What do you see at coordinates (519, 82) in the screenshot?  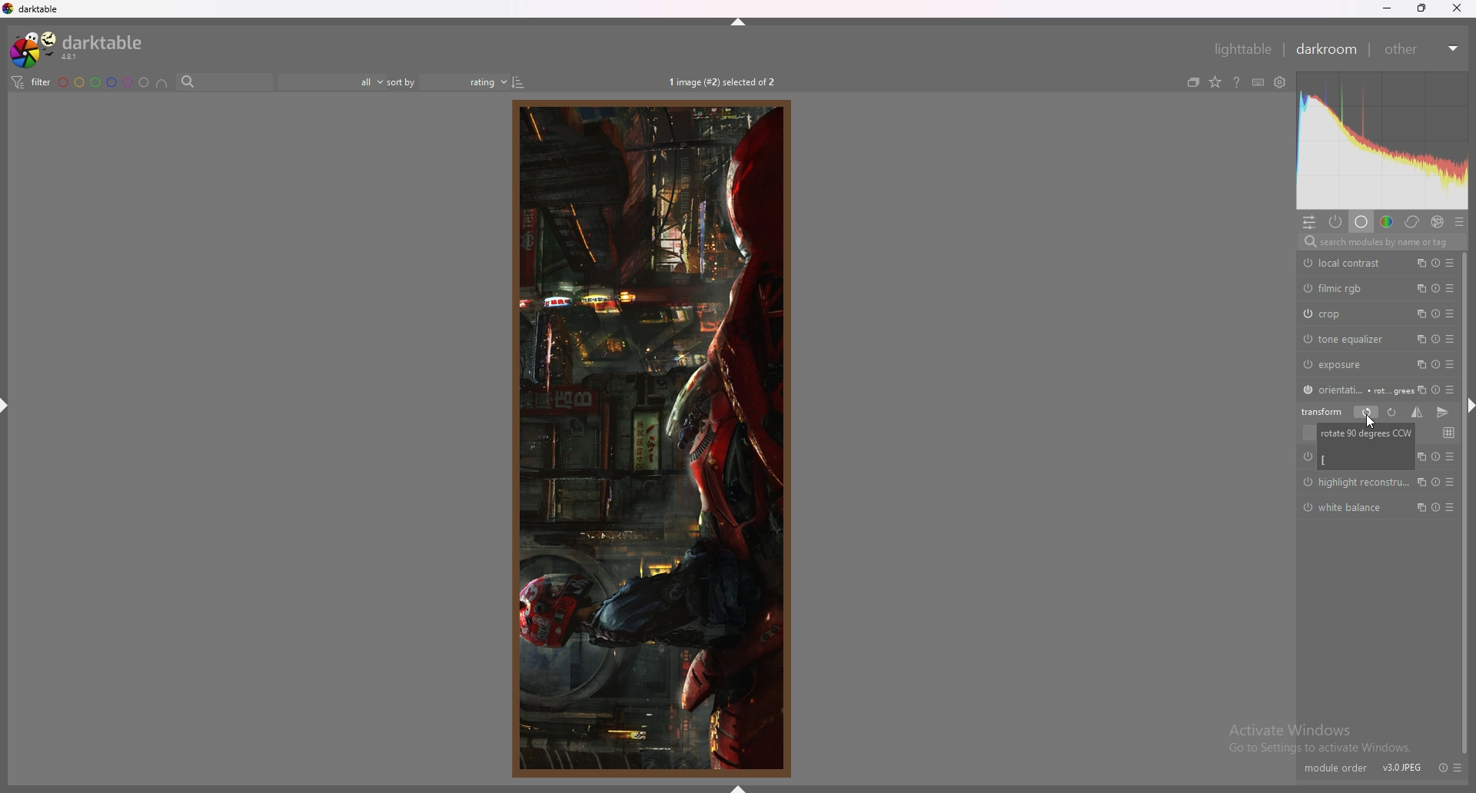 I see `reverse sort order` at bounding box center [519, 82].